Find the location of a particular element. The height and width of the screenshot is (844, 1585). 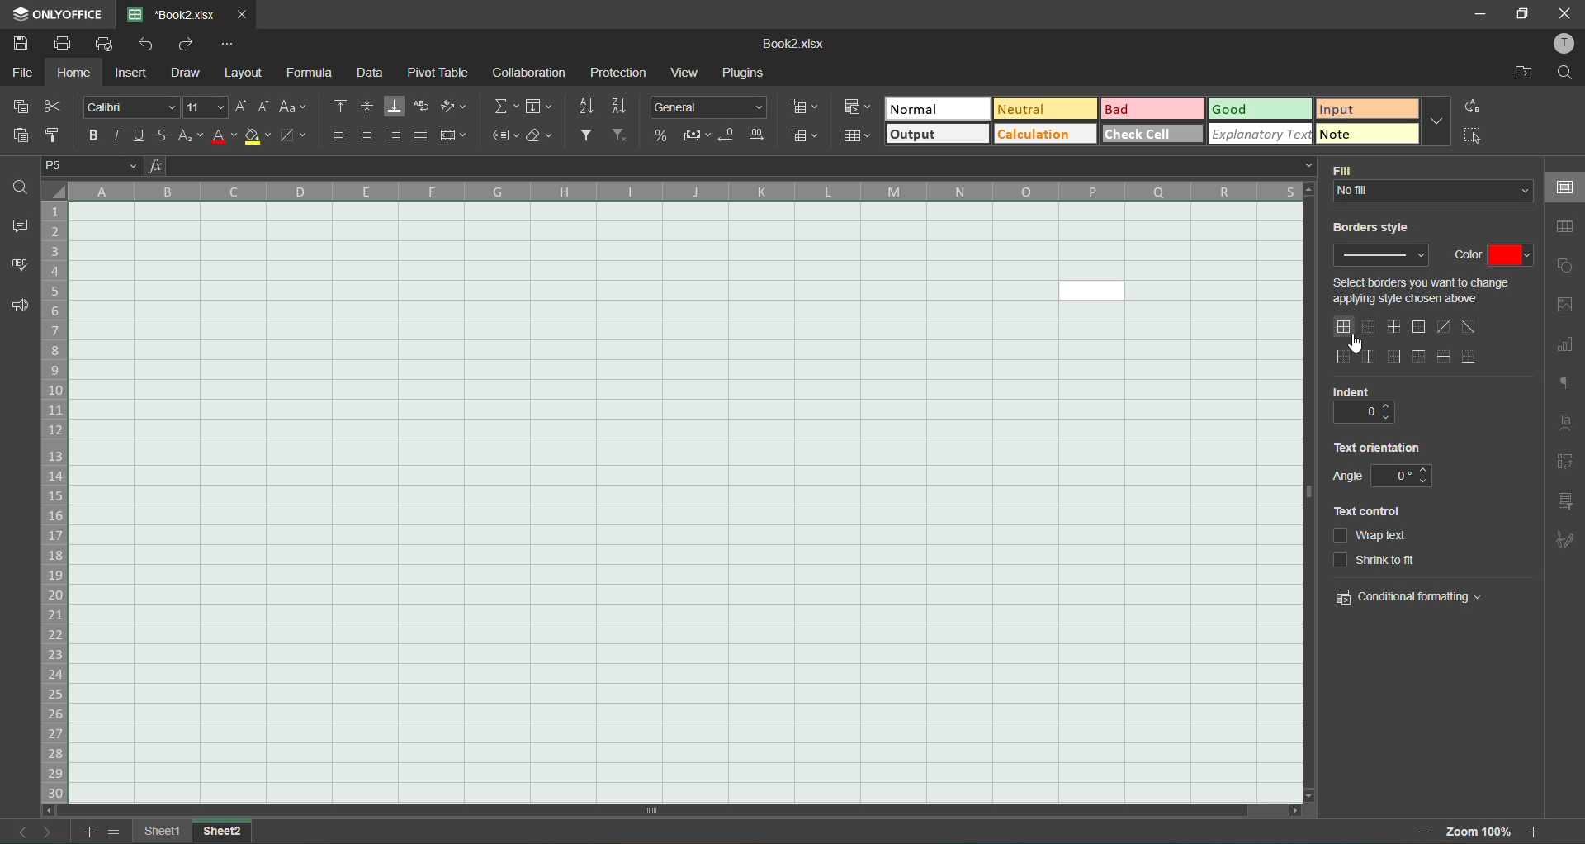

minimize is located at coordinates (1484, 16).